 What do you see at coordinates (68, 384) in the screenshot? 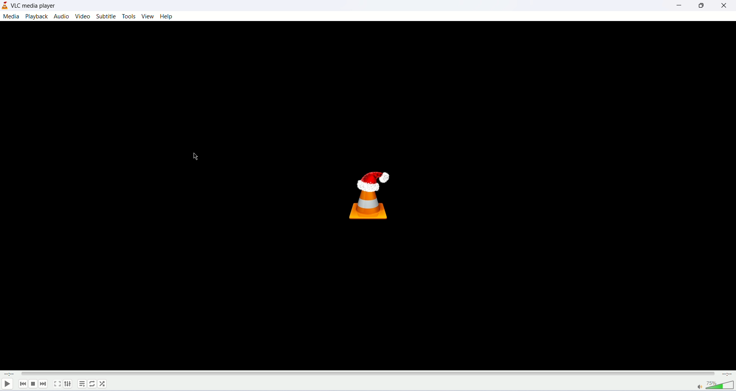
I see `extended settings` at bounding box center [68, 384].